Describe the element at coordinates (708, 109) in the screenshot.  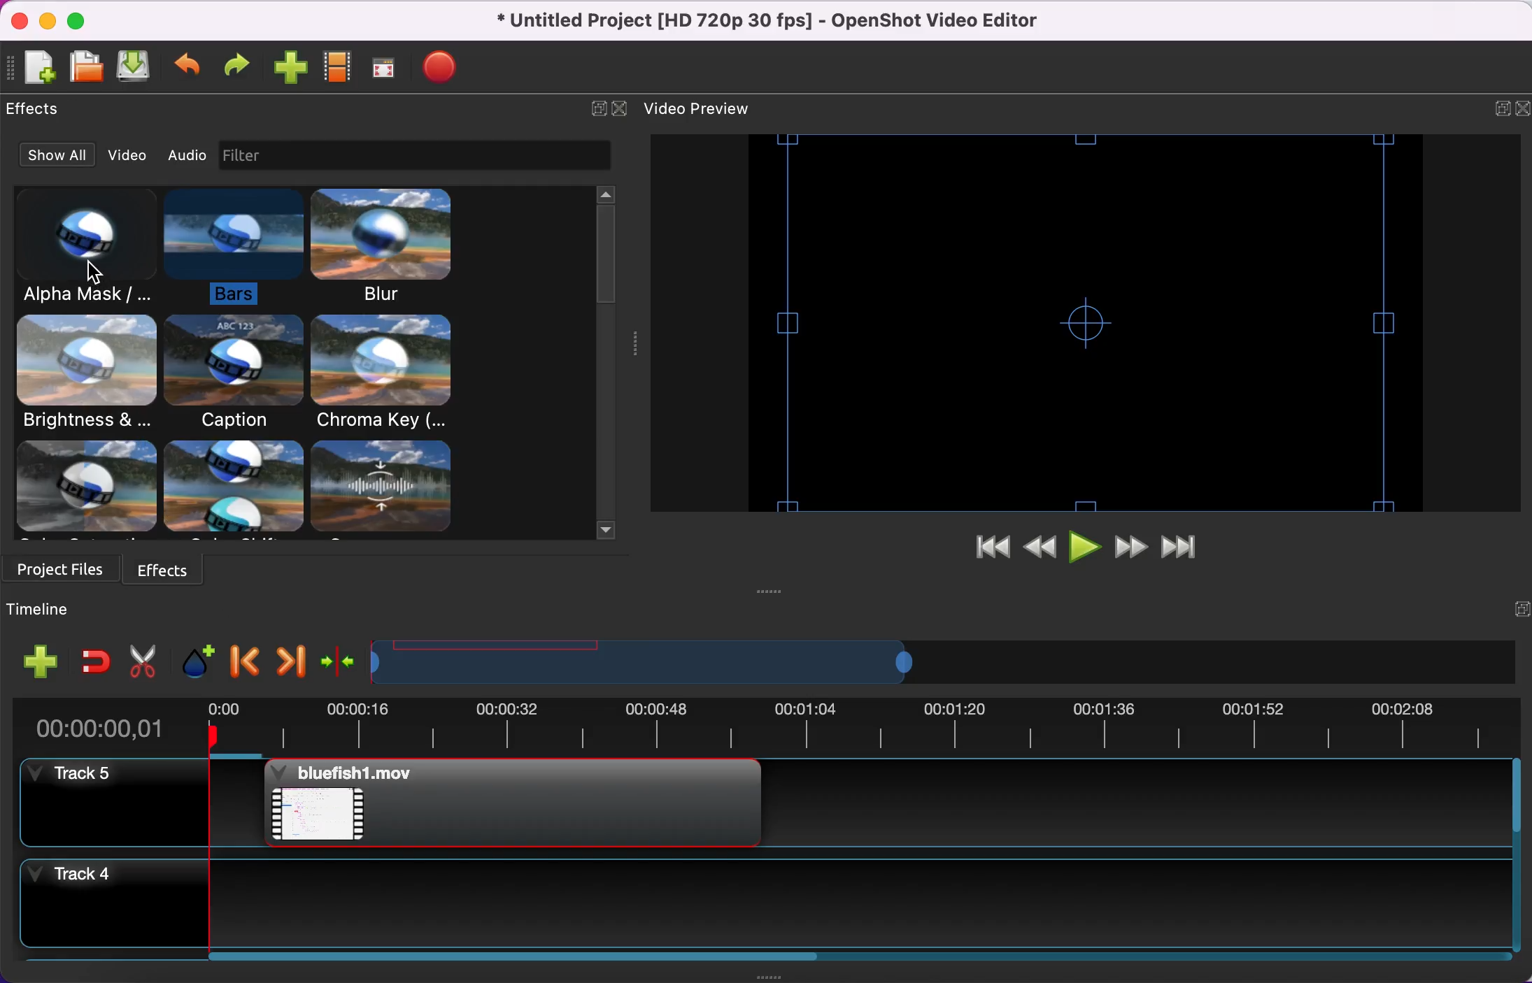
I see `video preview` at that location.